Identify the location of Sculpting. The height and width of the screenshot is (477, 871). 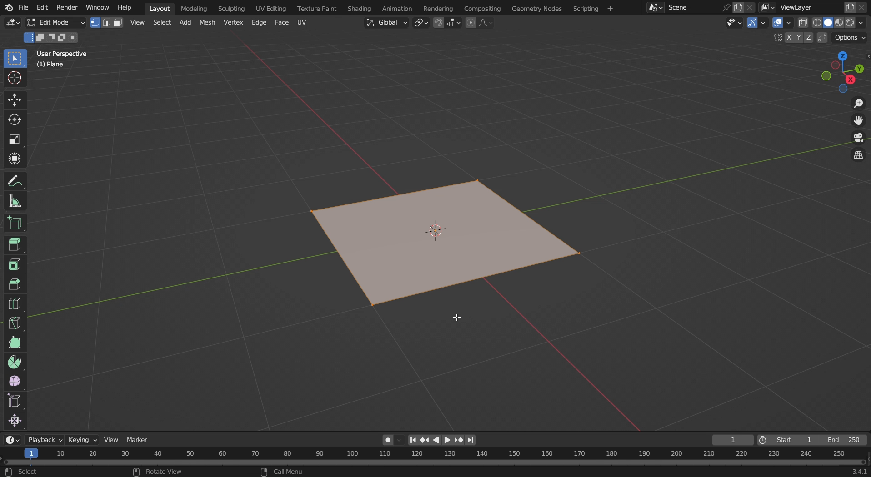
(231, 8).